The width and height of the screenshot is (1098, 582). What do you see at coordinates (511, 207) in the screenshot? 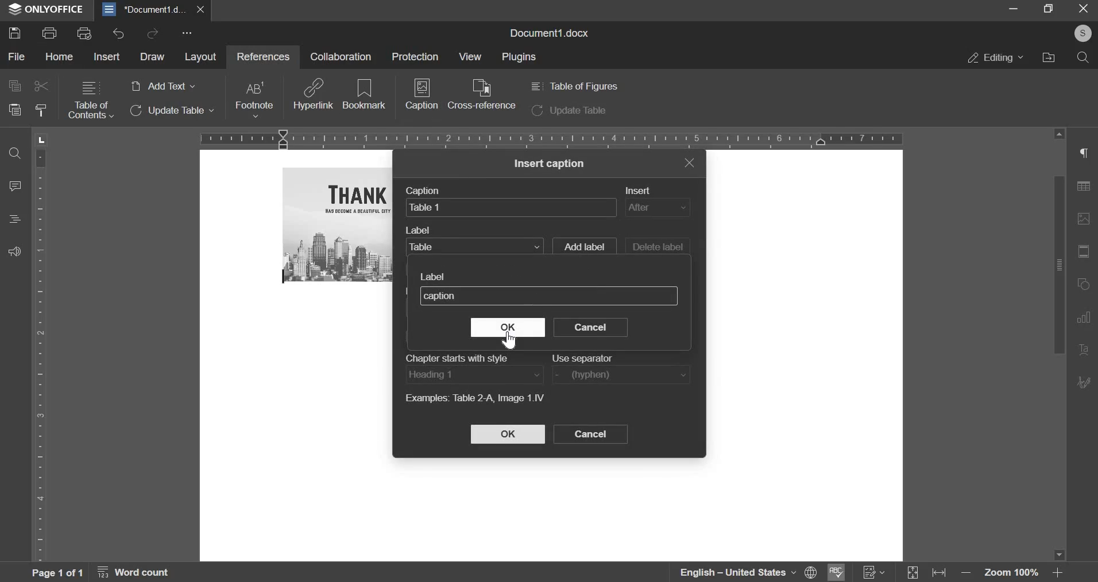
I see `caption` at bounding box center [511, 207].